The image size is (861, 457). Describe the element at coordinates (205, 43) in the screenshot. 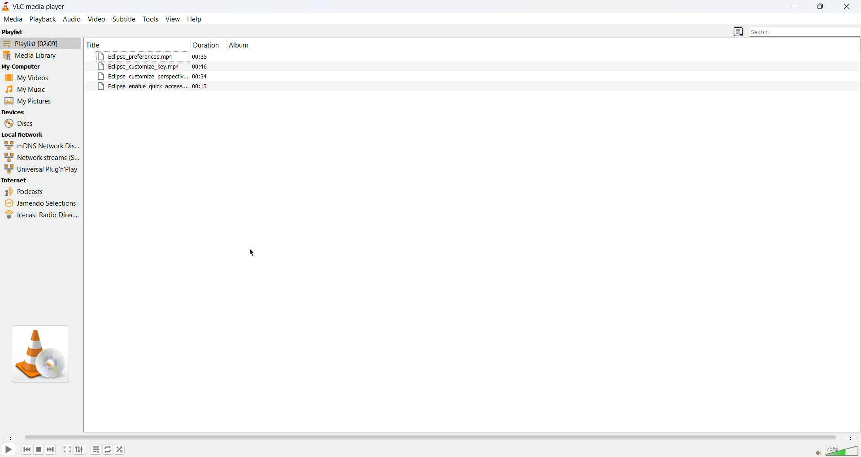

I see `duration` at that location.